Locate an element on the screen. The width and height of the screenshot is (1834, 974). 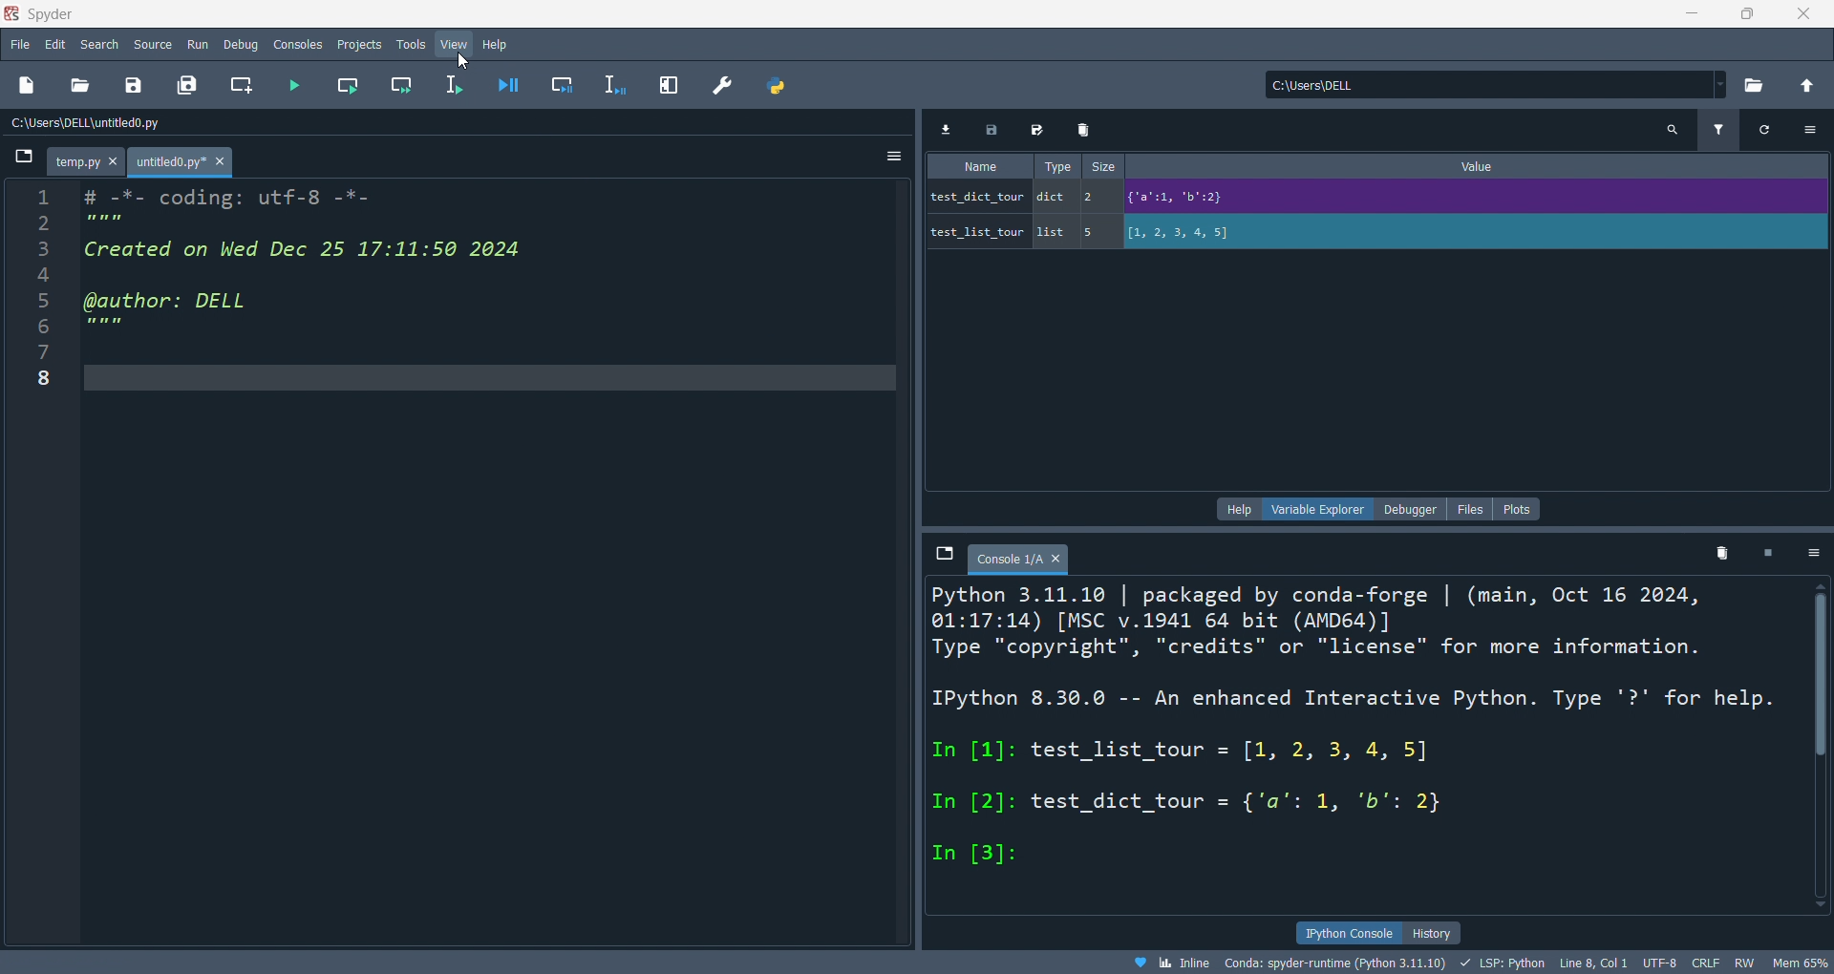
browse tabs is located at coordinates (25, 160).